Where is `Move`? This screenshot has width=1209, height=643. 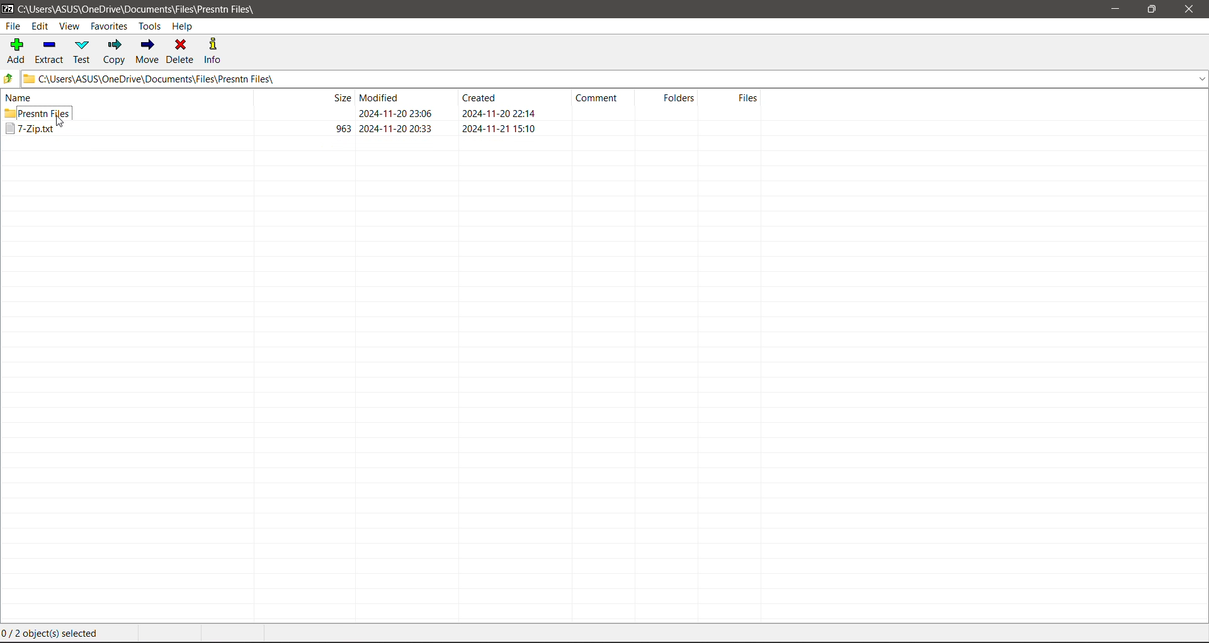 Move is located at coordinates (149, 52).